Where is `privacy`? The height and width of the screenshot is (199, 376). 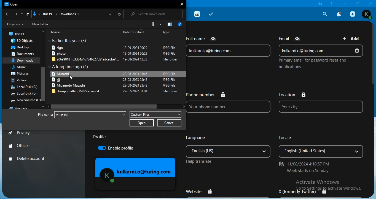 privacy is located at coordinates (21, 133).